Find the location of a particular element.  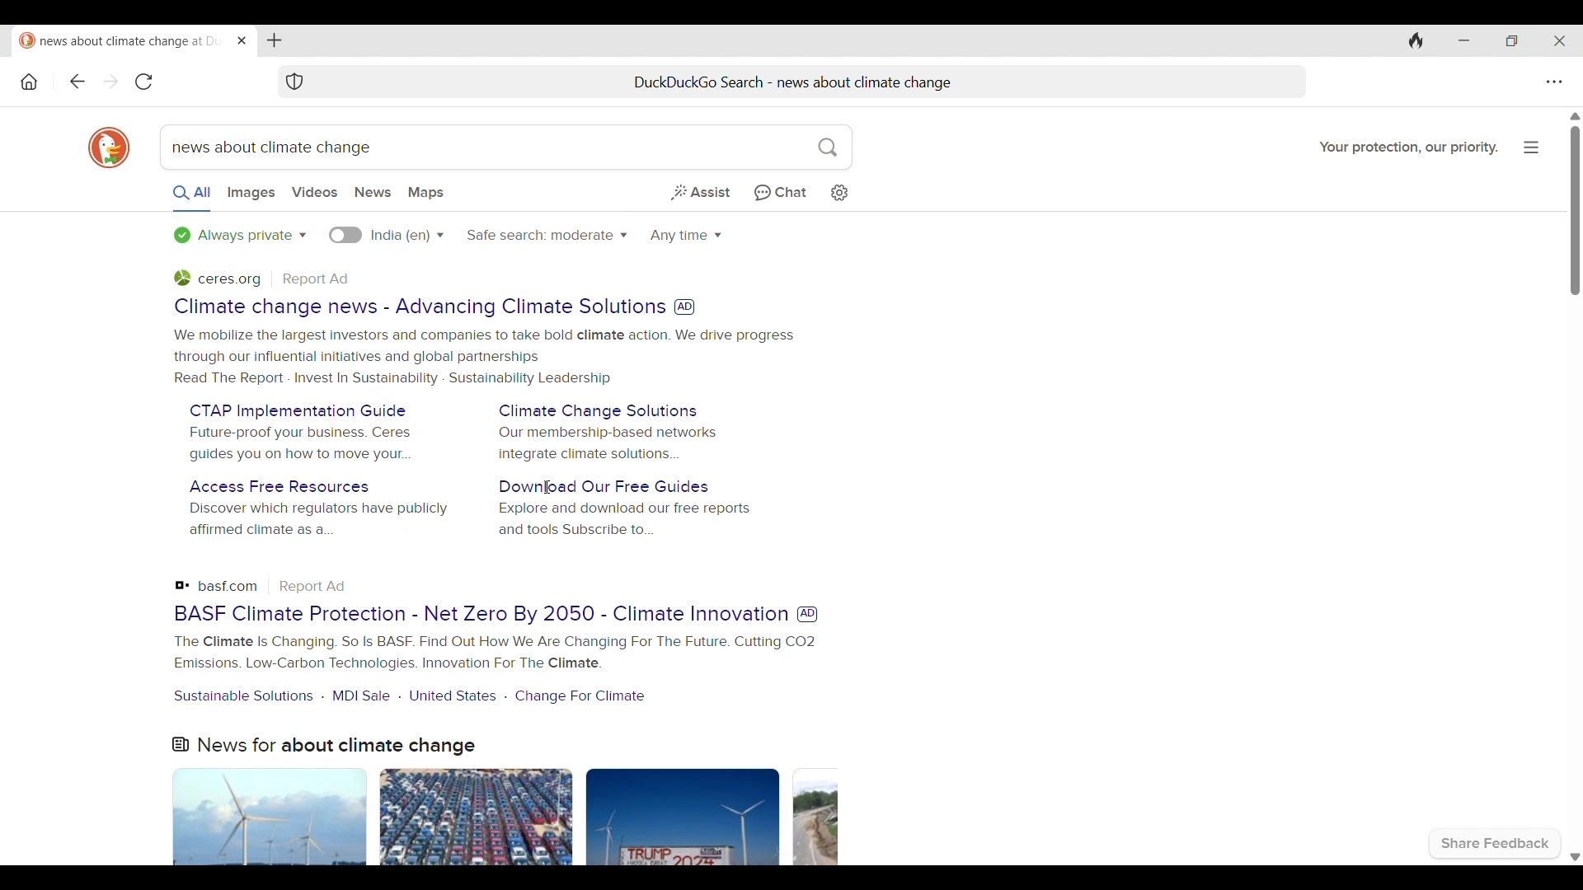

Report ad  is located at coordinates (314, 587).